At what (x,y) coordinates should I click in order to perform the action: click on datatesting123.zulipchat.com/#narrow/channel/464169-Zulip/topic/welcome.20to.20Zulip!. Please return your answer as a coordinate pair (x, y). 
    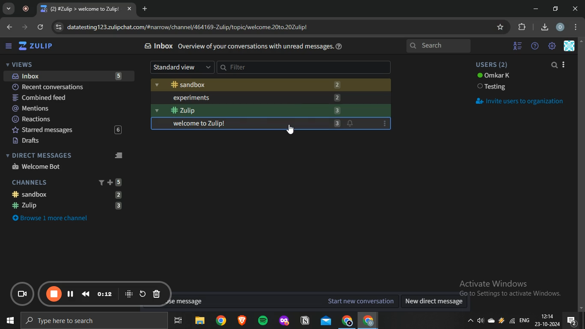
    Looking at the image, I should click on (184, 26).